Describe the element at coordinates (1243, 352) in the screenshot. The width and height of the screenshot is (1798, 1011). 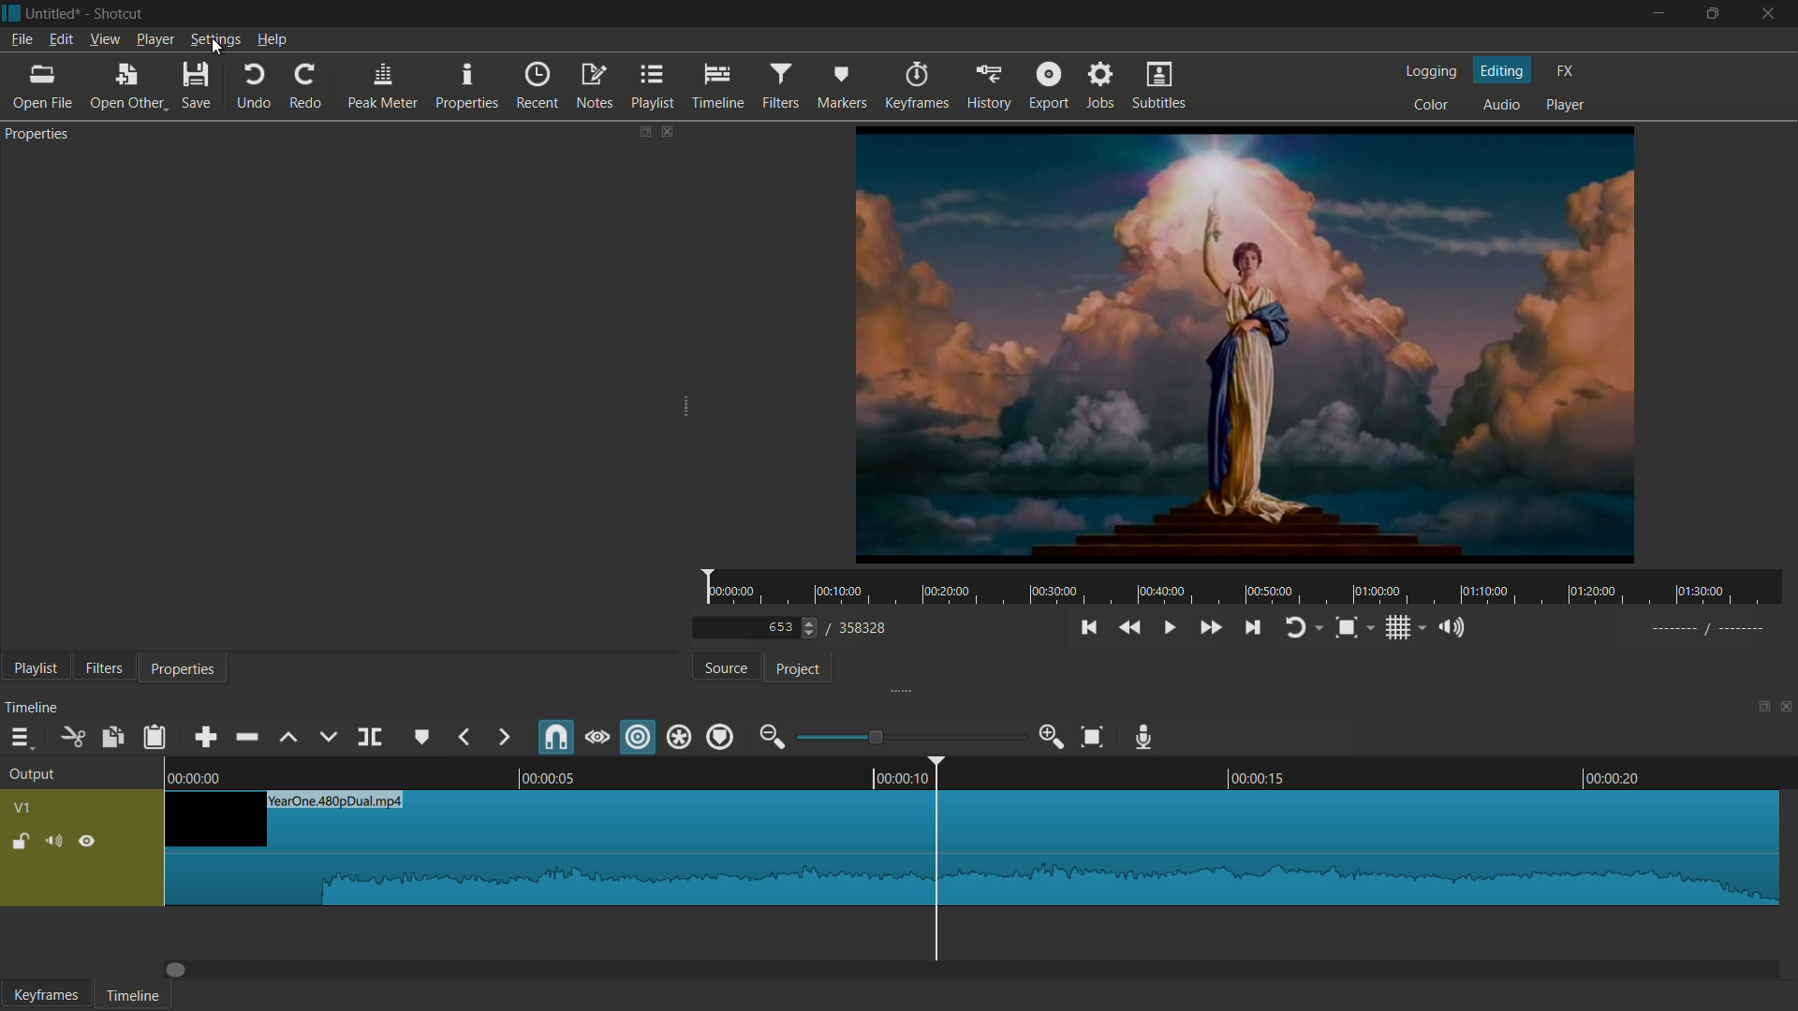
I see `preview video` at that location.